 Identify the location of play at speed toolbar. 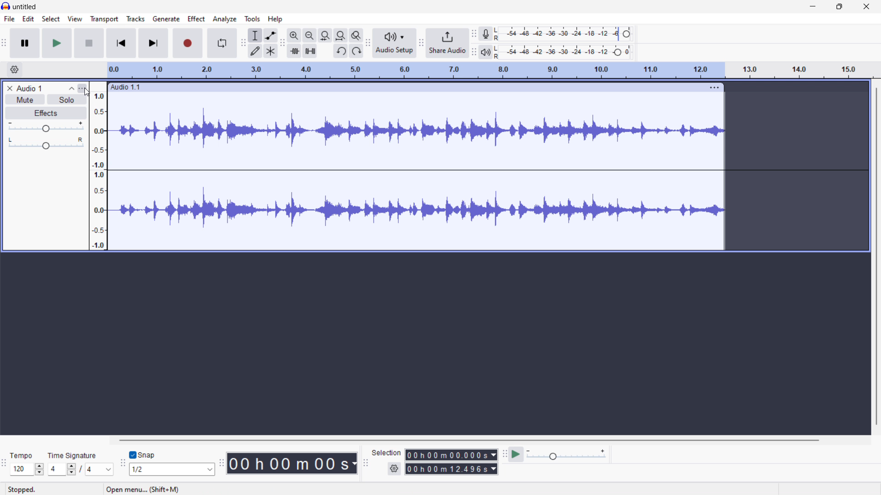
(504, 455).